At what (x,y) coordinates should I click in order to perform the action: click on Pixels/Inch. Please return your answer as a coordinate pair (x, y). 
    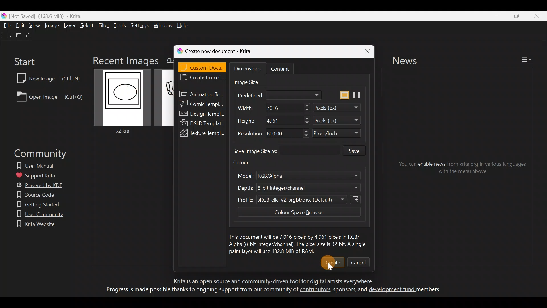
    Looking at the image, I should click on (338, 135).